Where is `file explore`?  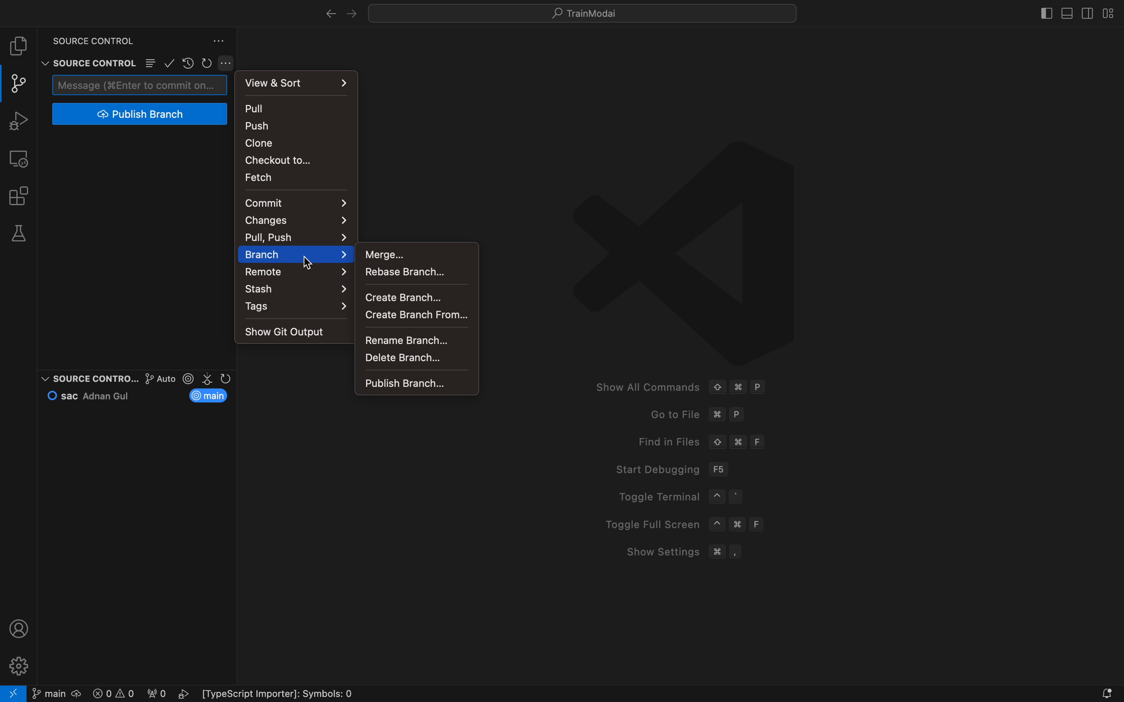
file explore is located at coordinates (20, 46).